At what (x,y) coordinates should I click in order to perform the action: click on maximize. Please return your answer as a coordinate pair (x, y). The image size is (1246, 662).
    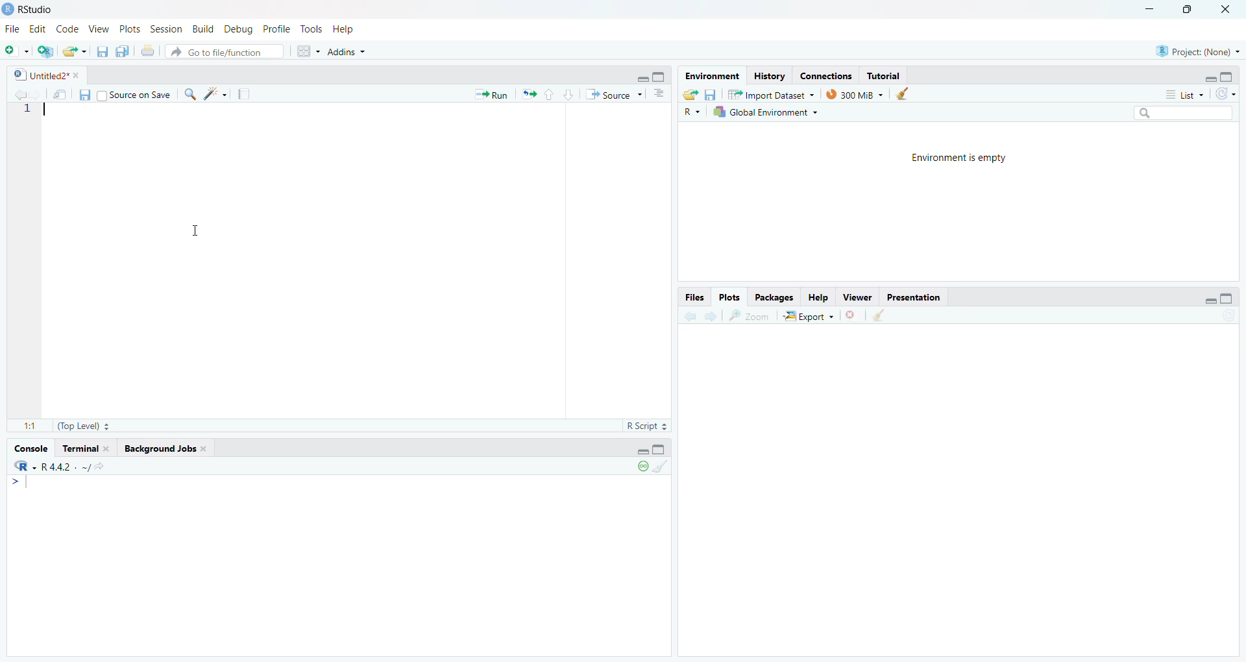
    Looking at the image, I should click on (1186, 10).